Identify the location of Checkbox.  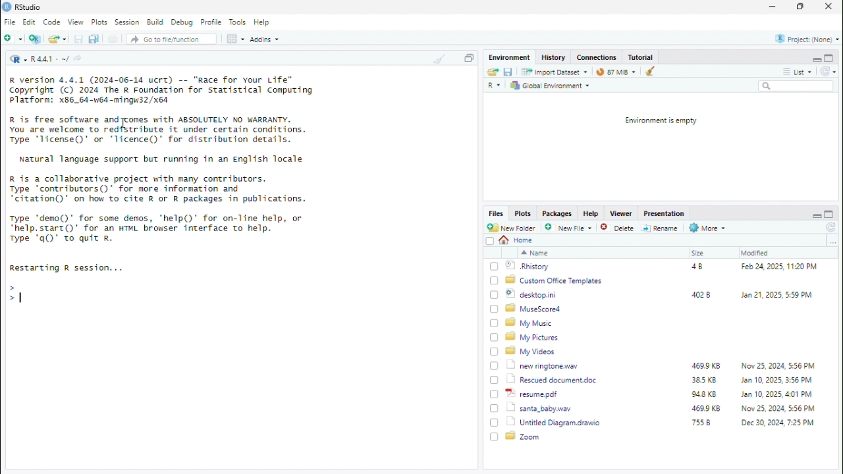
(495, 266).